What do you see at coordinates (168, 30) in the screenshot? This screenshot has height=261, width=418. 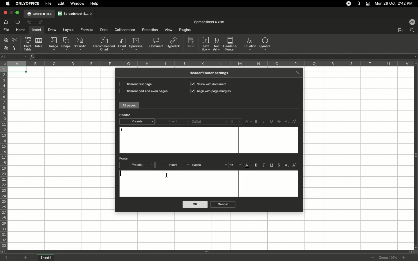 I see `View` at bounding box center [168, 30].